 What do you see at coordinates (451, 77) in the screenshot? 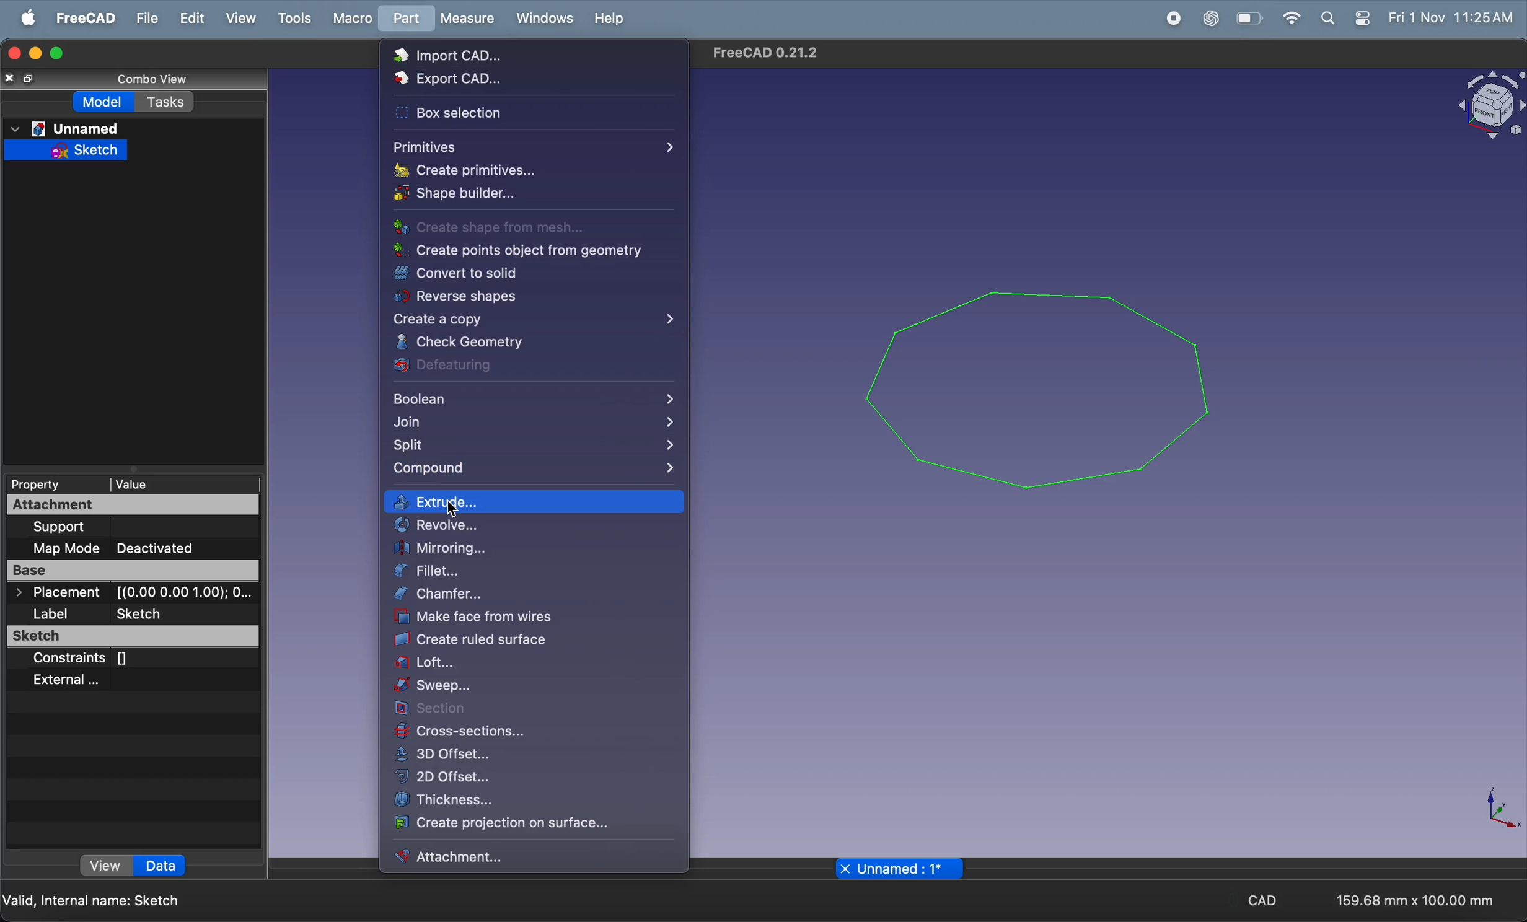
I see `export cad` at bounding box center [451, 77].